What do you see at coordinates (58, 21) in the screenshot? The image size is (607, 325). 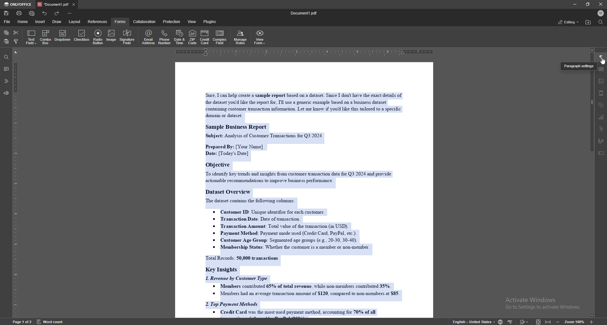 I see `draw` at bounding box center [58, 21].